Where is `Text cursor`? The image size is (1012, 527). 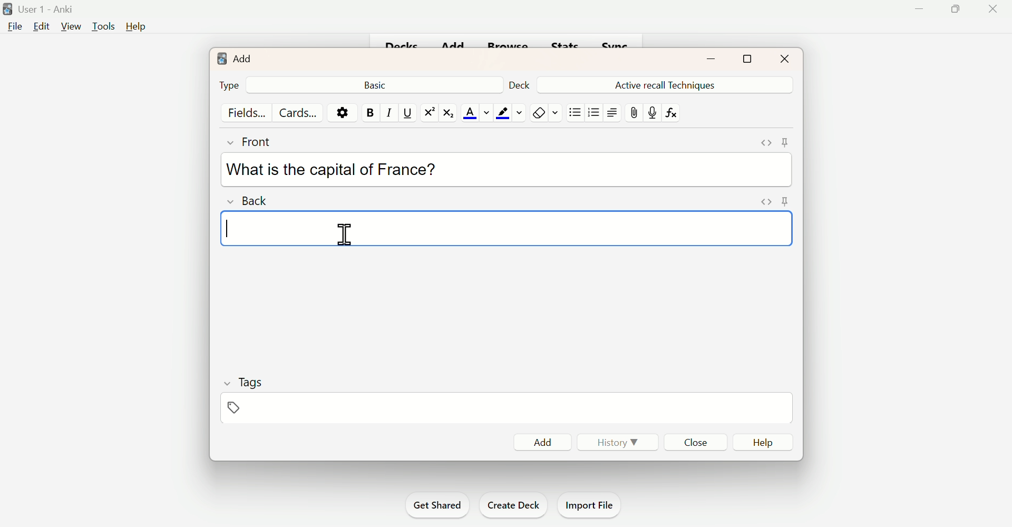 Text cursor is located at coordinates (223, 232).